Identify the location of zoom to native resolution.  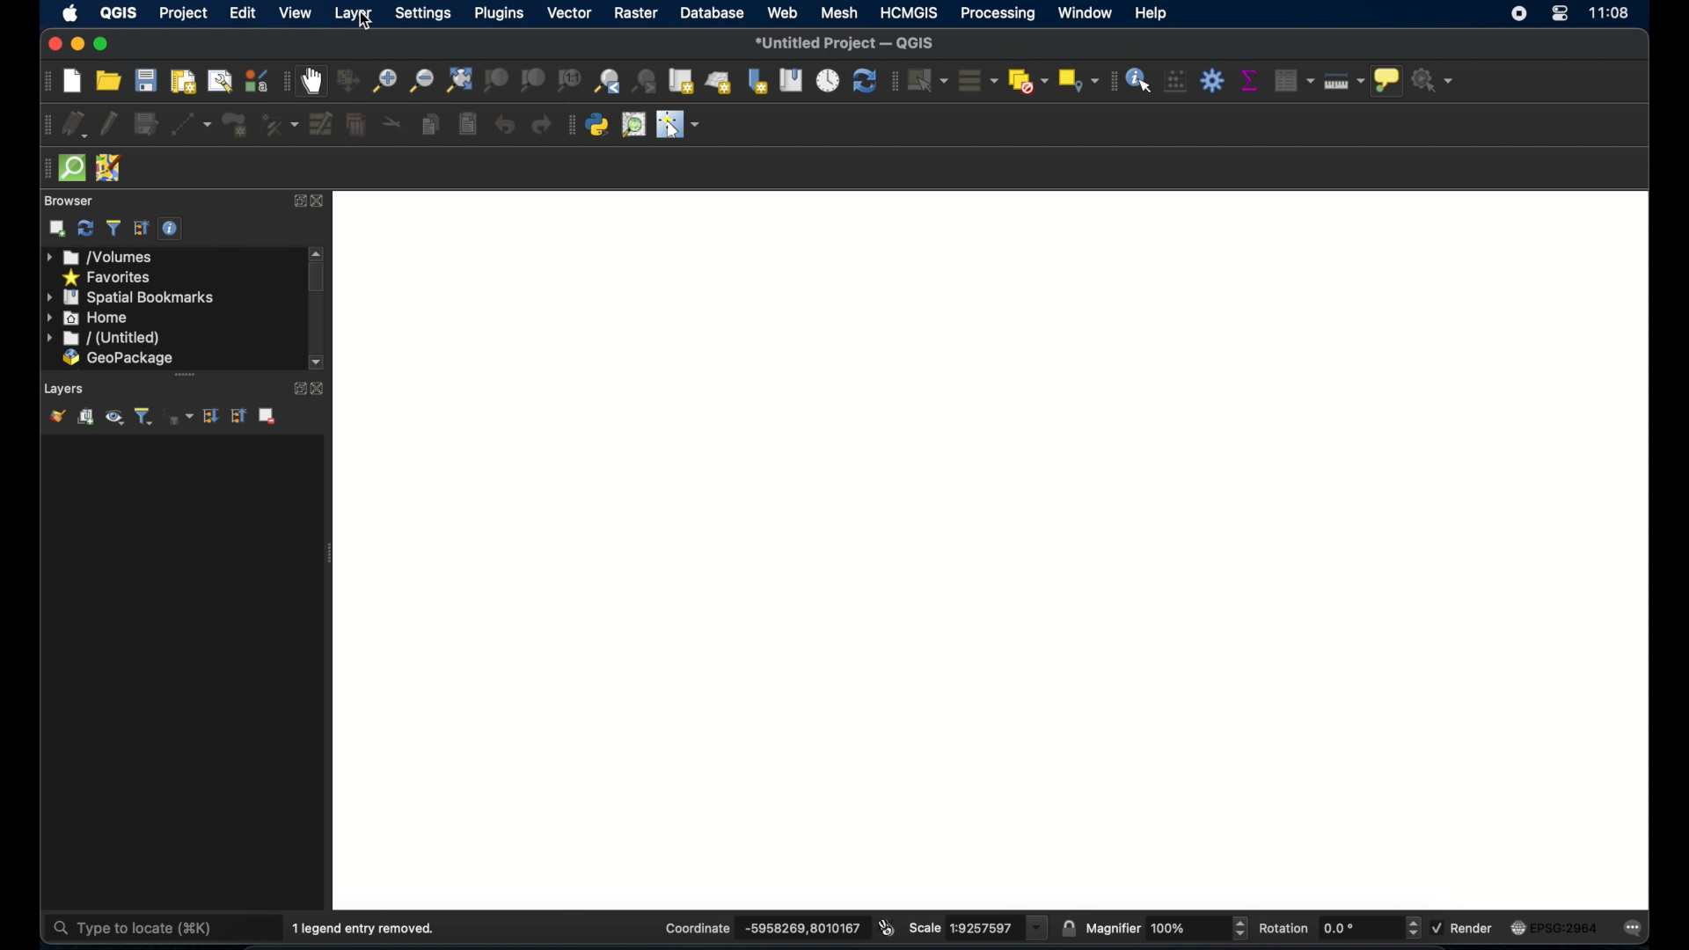
(569, 80).